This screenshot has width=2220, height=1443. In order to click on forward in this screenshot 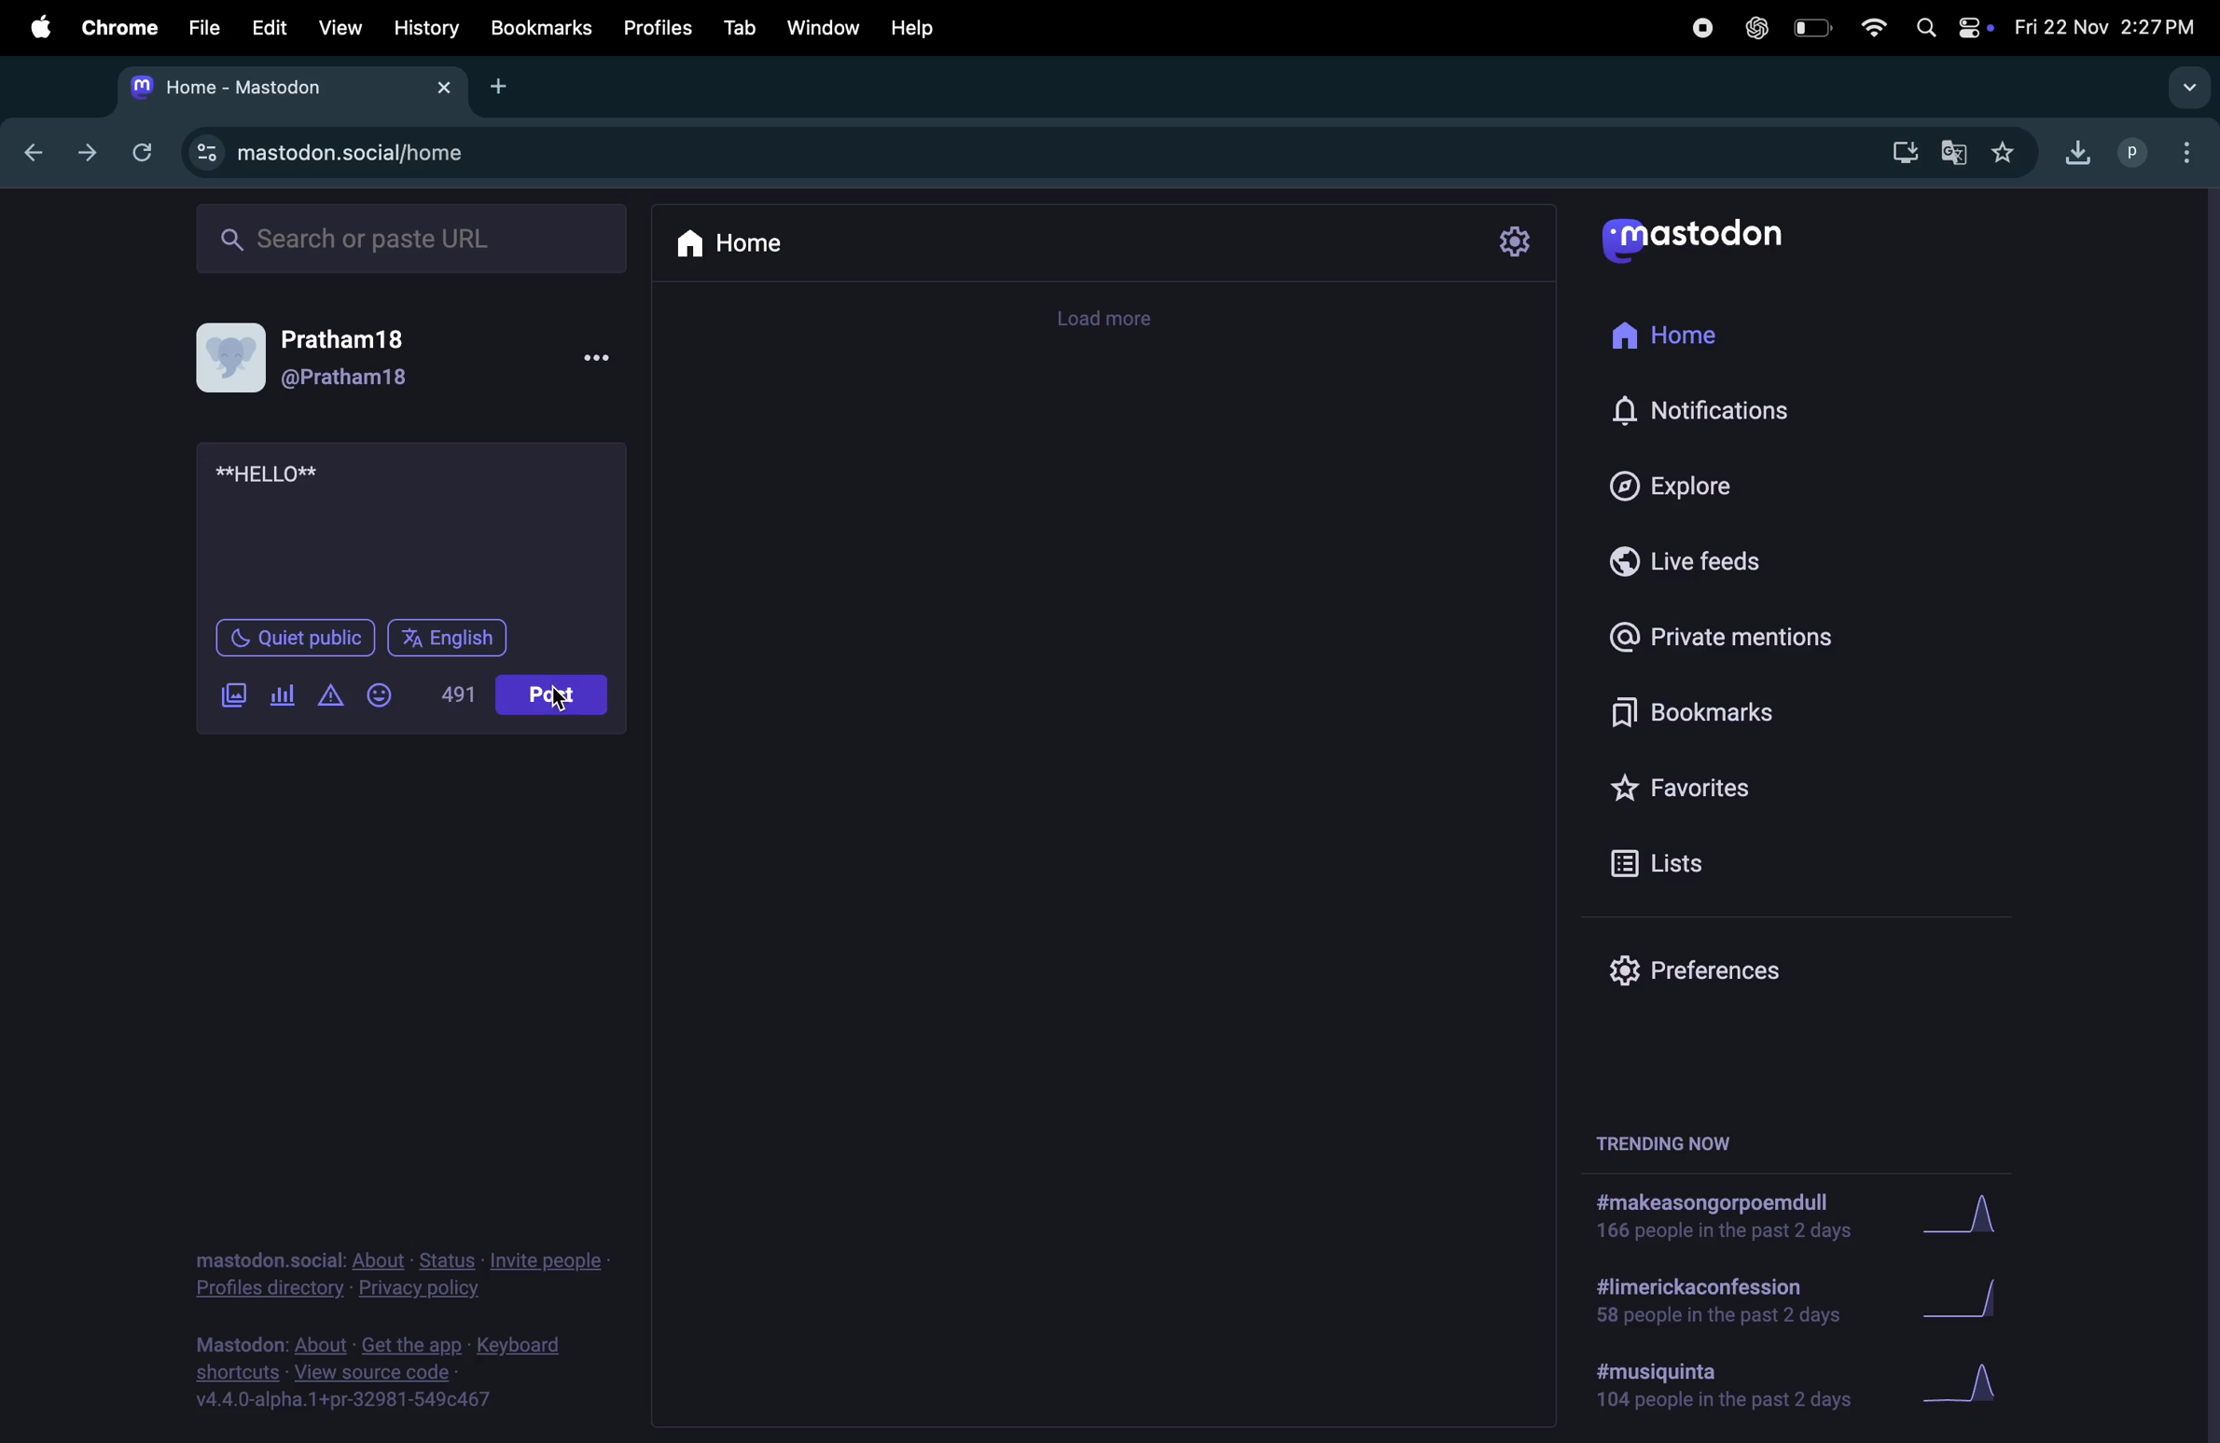, I will do `click(84, 154)`.